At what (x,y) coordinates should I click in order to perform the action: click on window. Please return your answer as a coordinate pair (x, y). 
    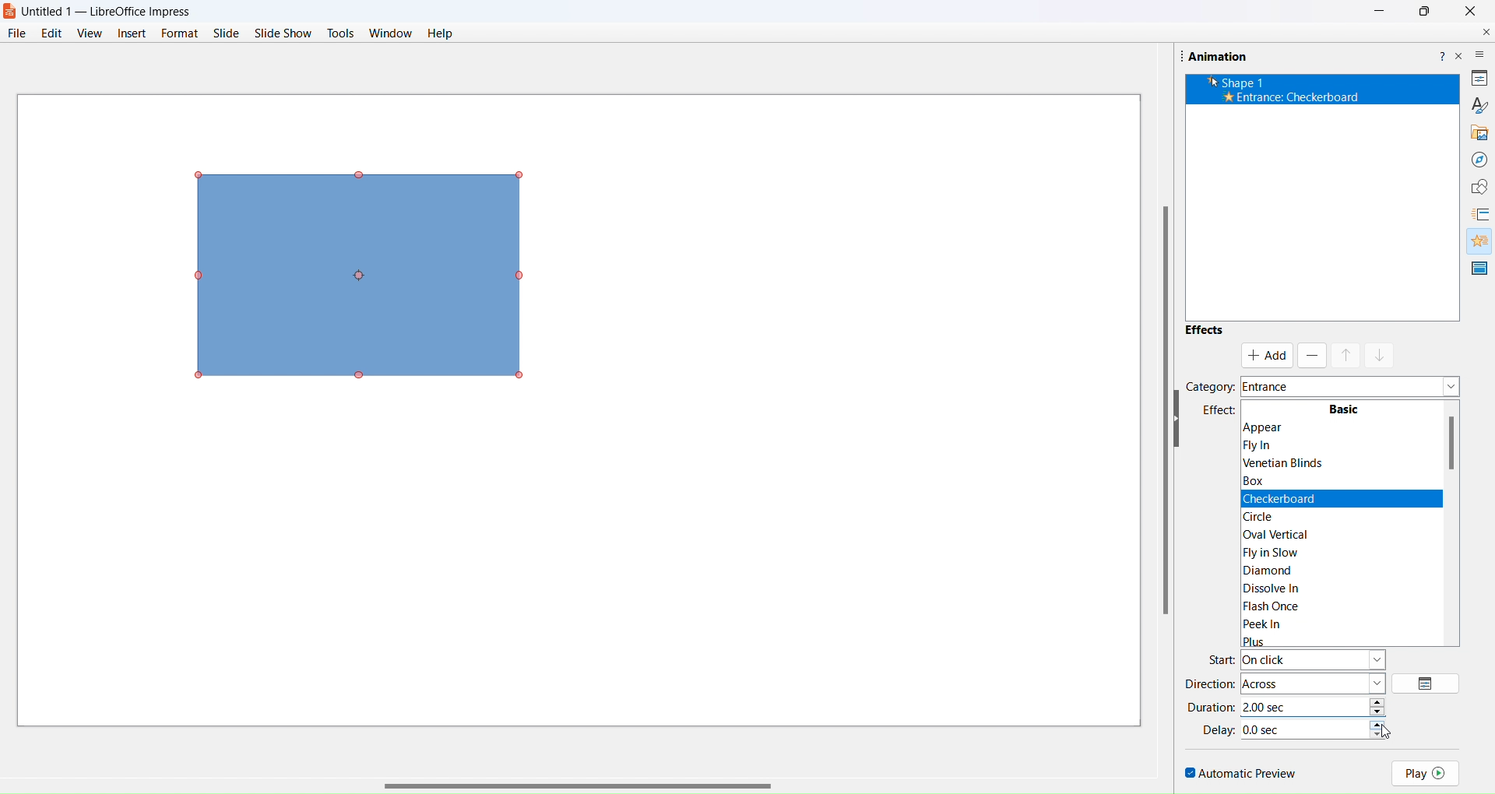
    Looking at the image, I should click on (392, 34).